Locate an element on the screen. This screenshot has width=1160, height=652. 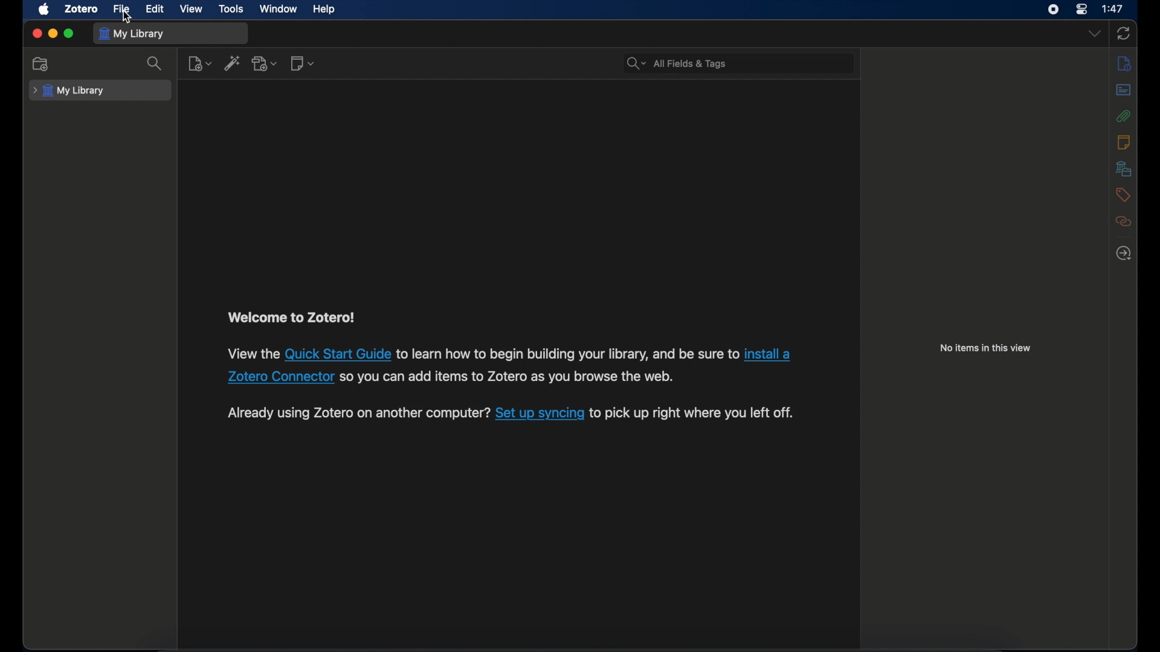
new collection is located at coordinates (41, 63).